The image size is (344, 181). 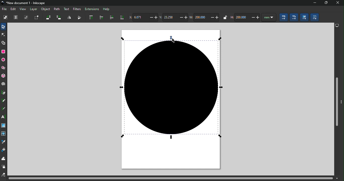 What do you see at coordinates (284, 18) in the screenshot?
I see `When scaling objects, scale the stroke width by the same proportion` at bounding box center [284, 18].